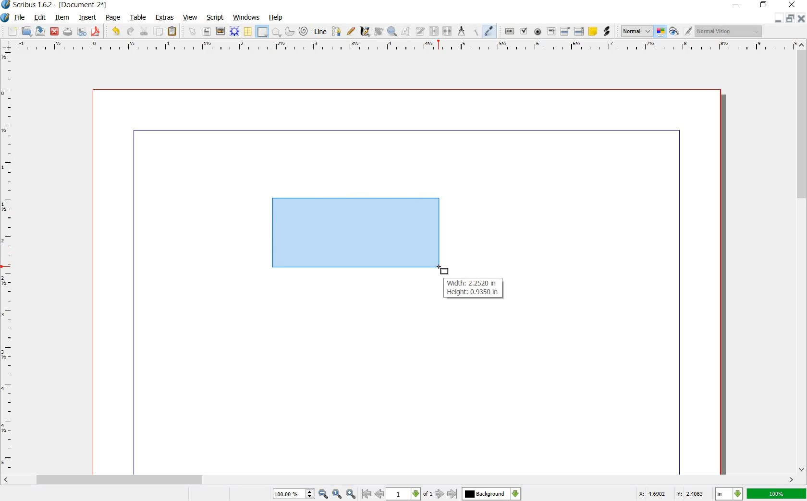 The width and height of the screenshot is (807, 501). What do you see at coordinates (173, 31) in the screenshot?
I see `PASTE` at bounding box center [173, 31].